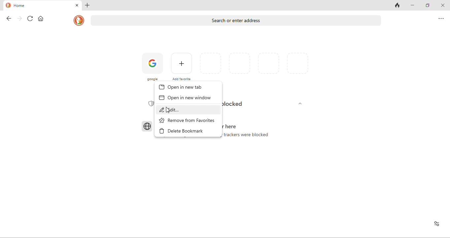 The height and width of the screenshot is (238, 450). What do you see at coordinates (188, 87) in the screenshot?
I see `open in new tab` at bounding box center [188, 87].